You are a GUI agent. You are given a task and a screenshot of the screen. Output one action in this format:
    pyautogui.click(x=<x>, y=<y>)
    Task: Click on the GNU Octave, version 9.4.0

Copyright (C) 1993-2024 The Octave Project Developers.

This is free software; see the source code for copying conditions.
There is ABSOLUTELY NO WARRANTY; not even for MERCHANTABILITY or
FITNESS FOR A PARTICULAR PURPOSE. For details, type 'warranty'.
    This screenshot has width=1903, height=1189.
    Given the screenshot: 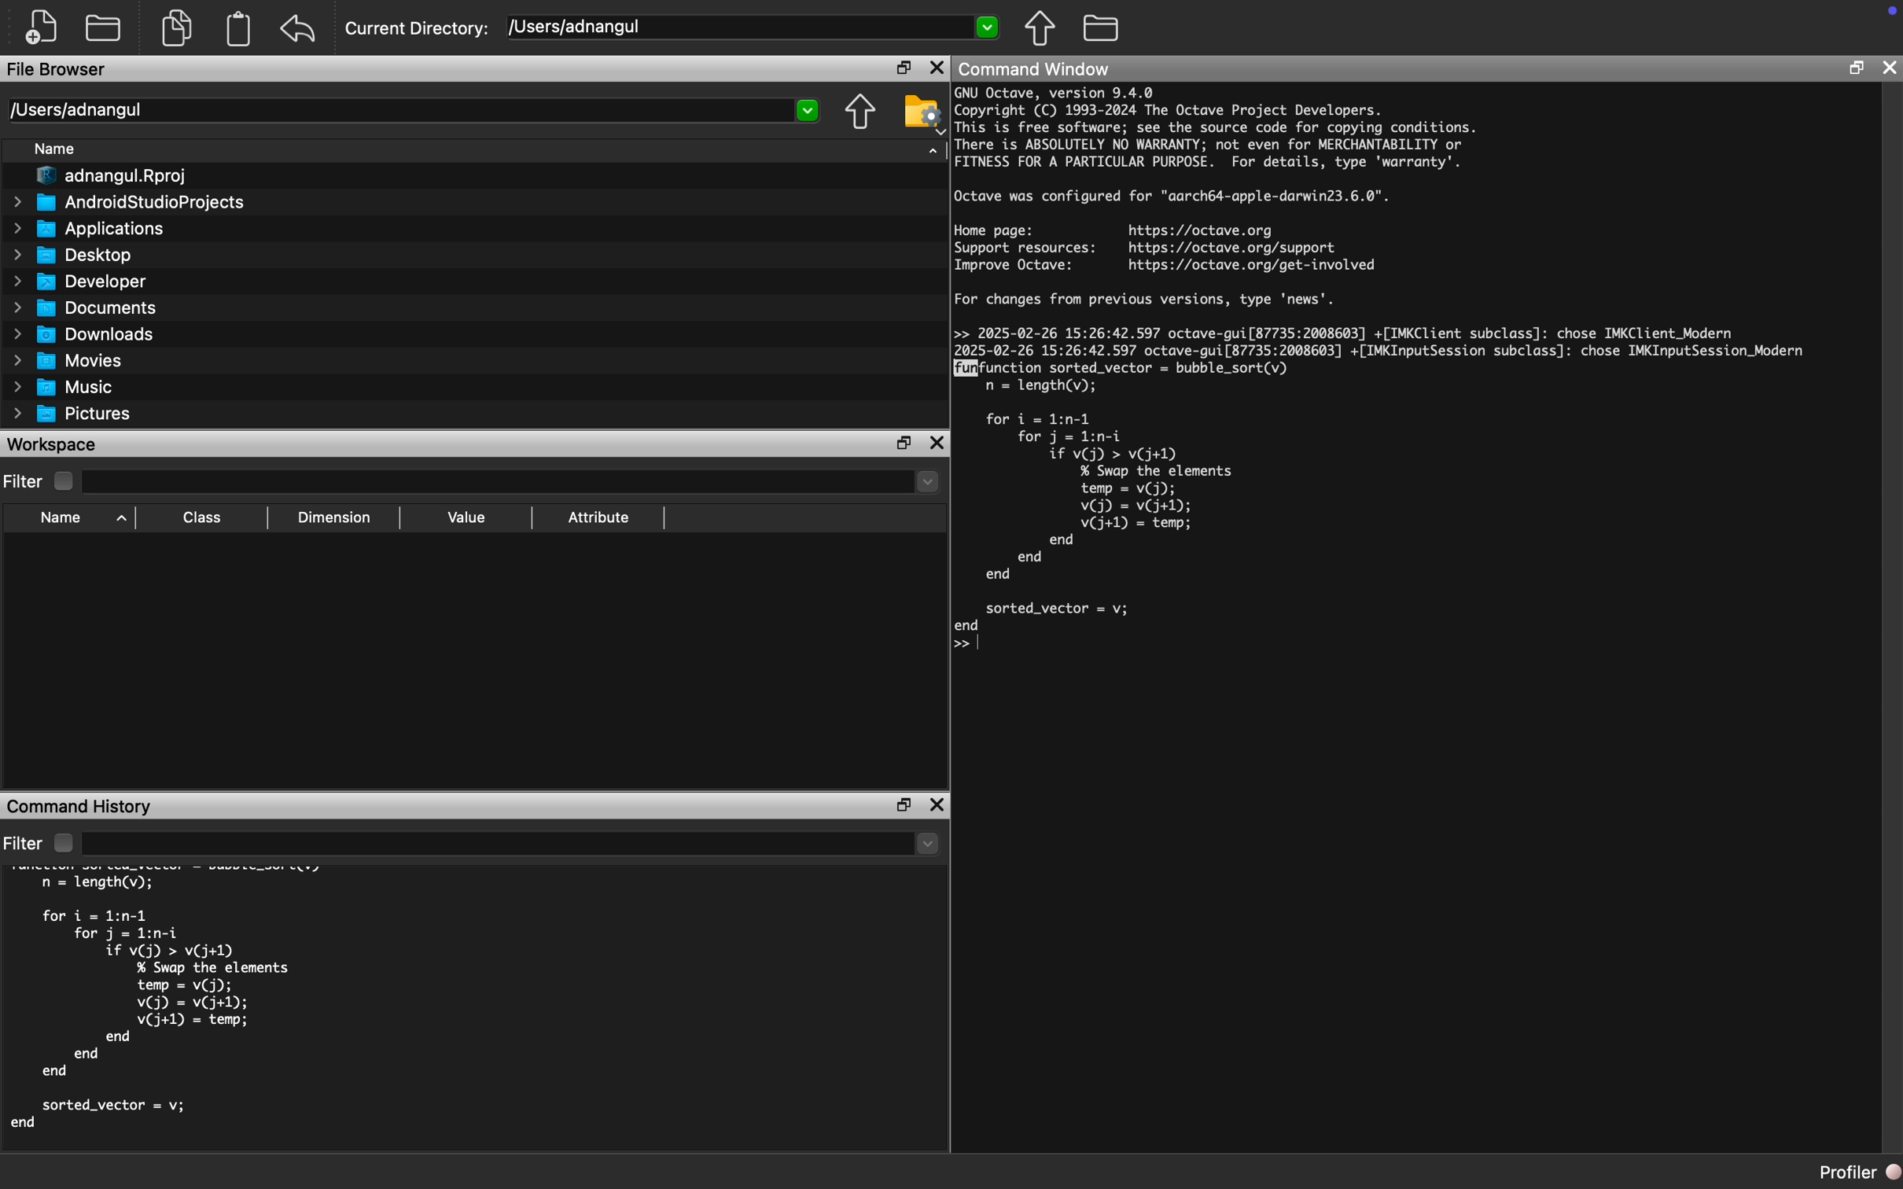 What is the action you would take?
    pyautogui.click(x=1217, y=130)
    